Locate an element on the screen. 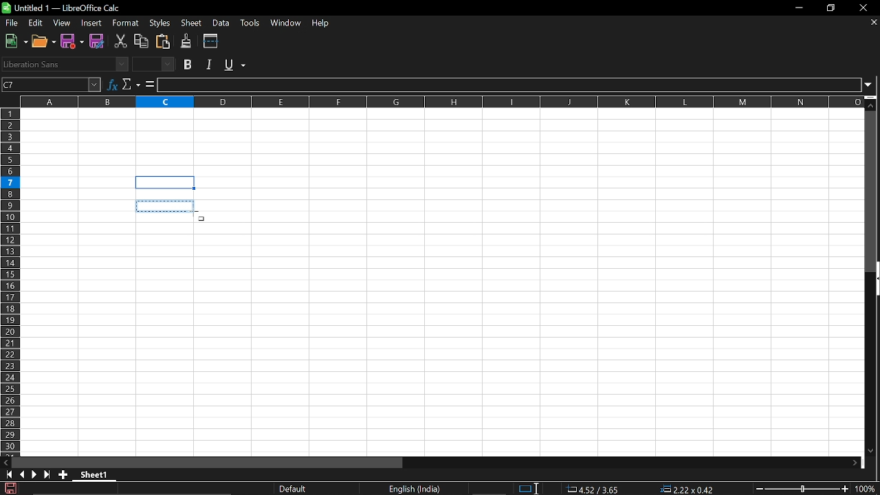 The width and height of the screenshot is (880, 495). Save is located at coordinates (74, 41).